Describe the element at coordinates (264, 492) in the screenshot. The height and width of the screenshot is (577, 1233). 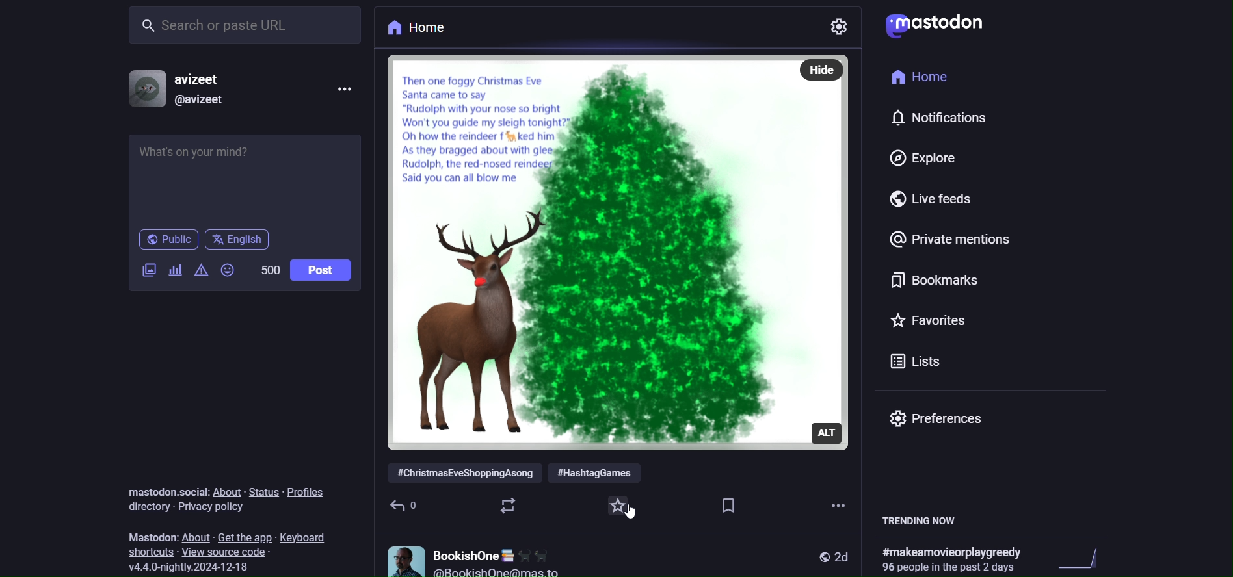
I see `status` at that location.